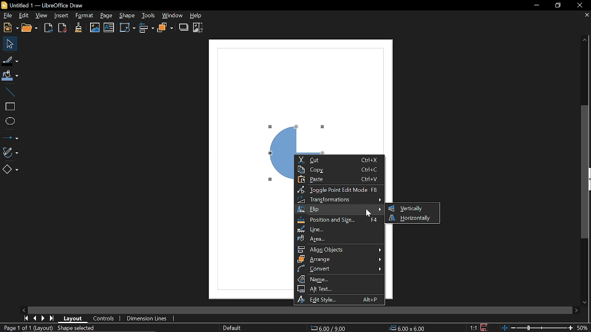  Describe the element at coordinates (340, 249) in the screenshot. I see `Allign object` at that location.